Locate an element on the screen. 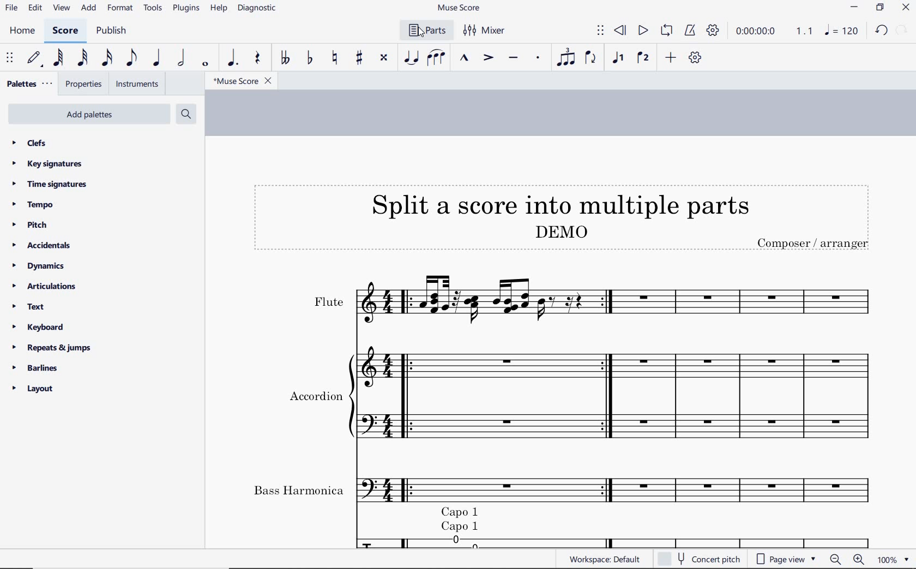 The width and height of the screenshot is (916, 569). CLOSE is located at coordinates (905, 8).